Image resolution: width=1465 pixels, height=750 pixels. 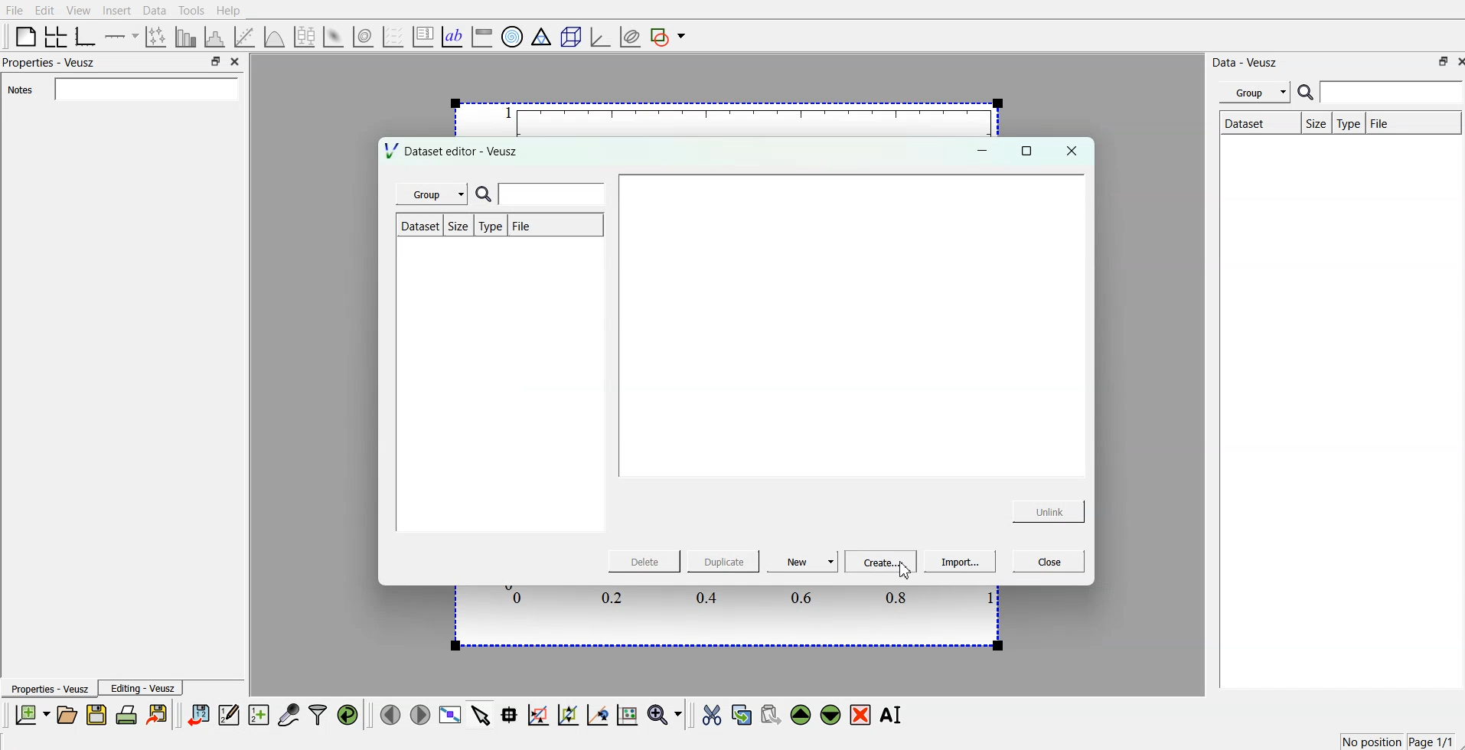 I want to click on edit and enter datapoints, so click(x=230, y=716).